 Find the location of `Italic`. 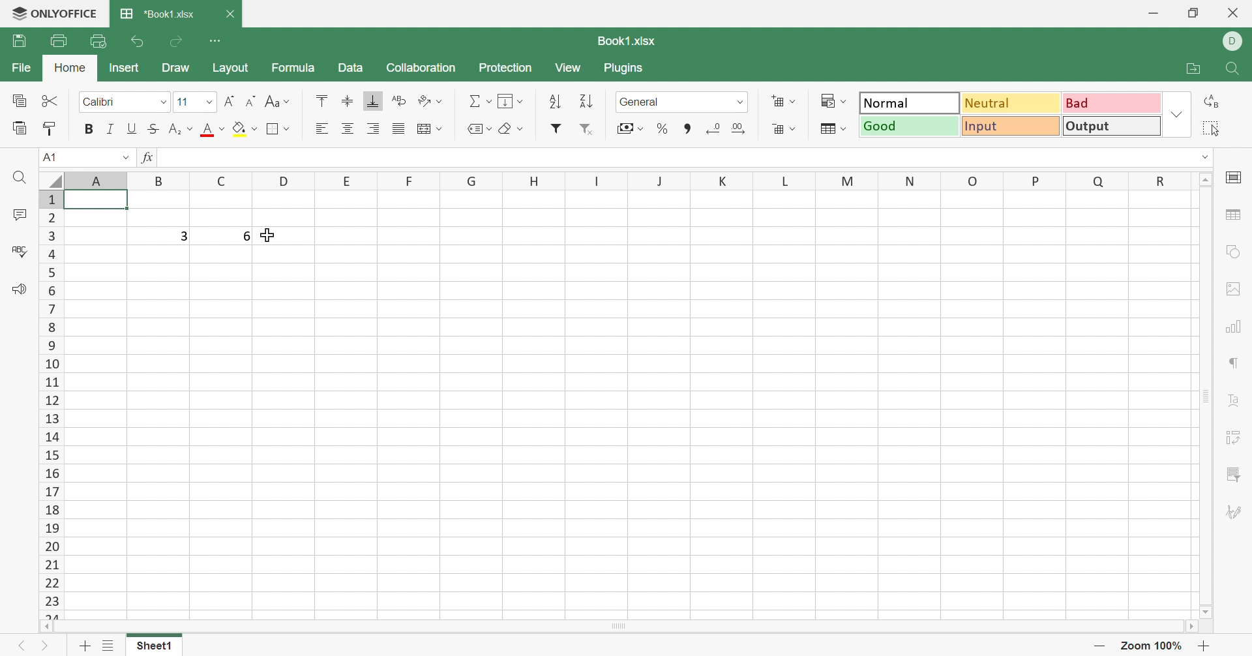

Italic is located at coordinates (112, 130).